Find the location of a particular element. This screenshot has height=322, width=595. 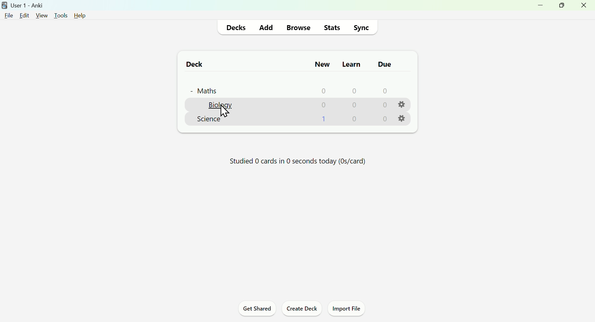

0 is located at coordinates (355, 105).